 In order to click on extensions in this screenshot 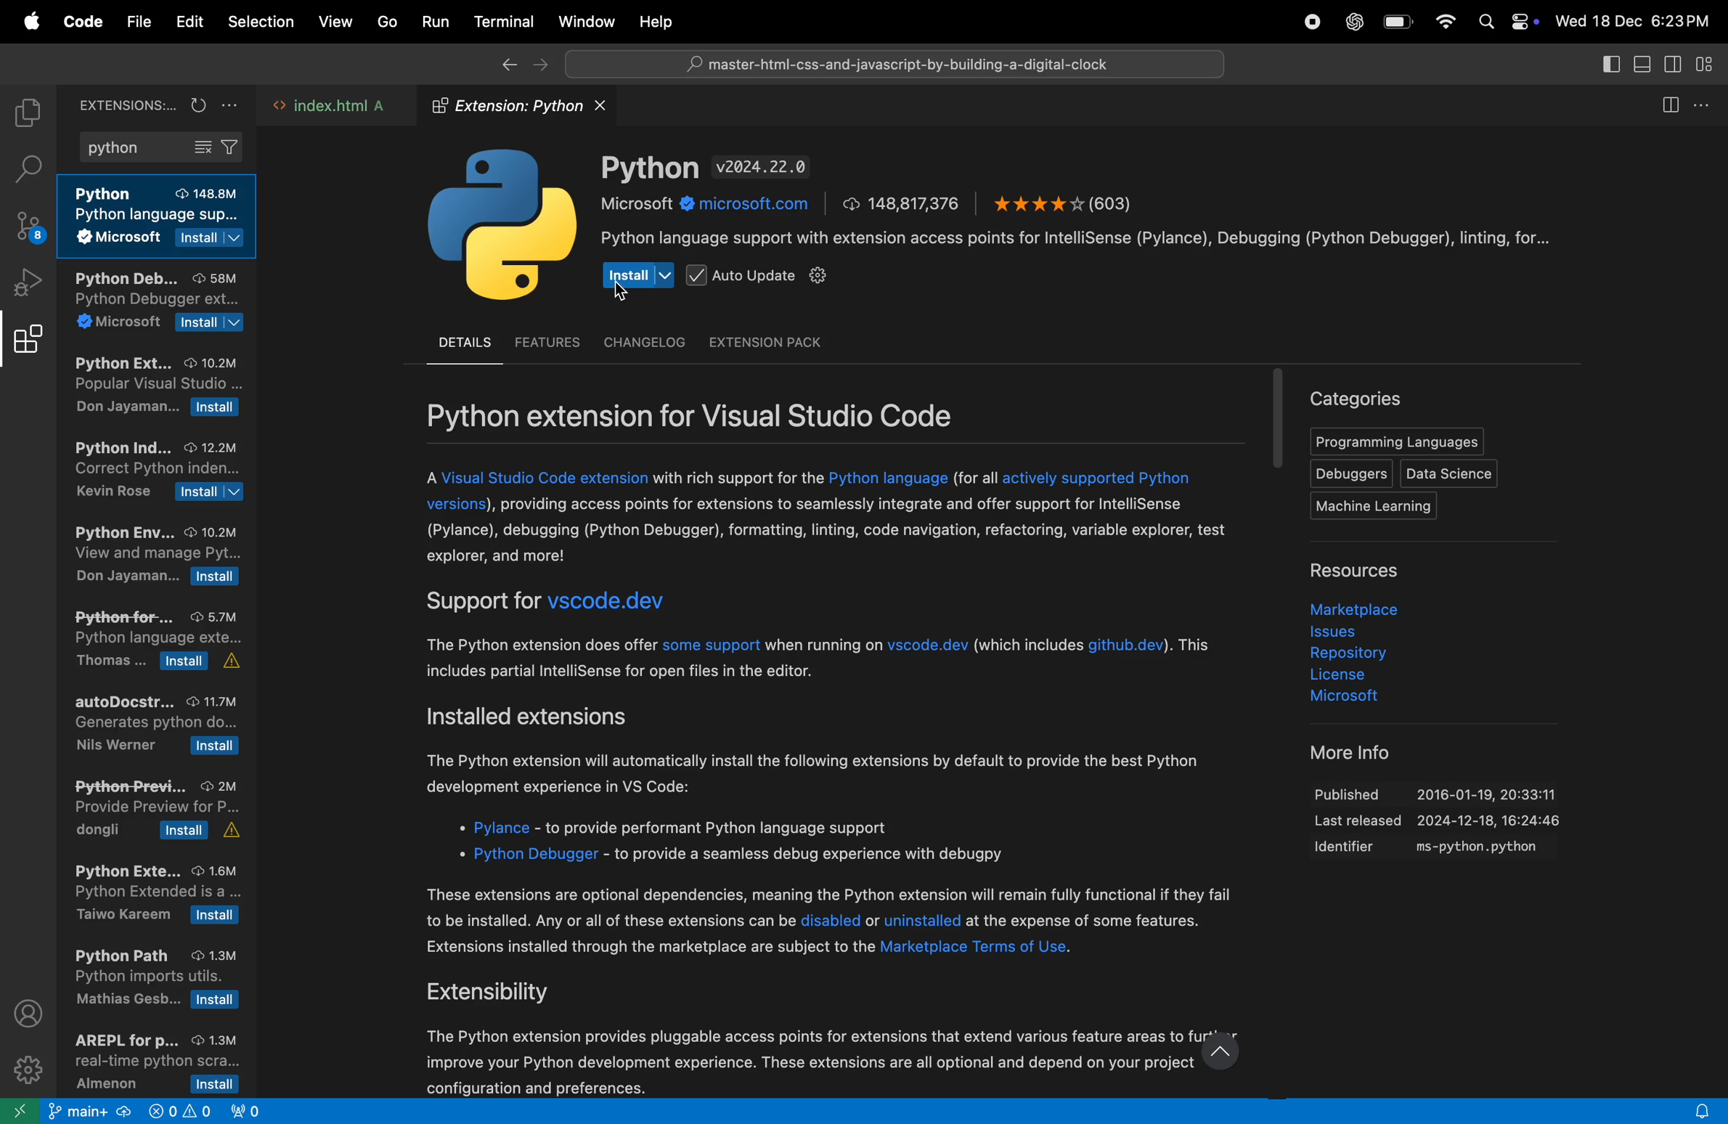, I will do `click(28, 345)`.